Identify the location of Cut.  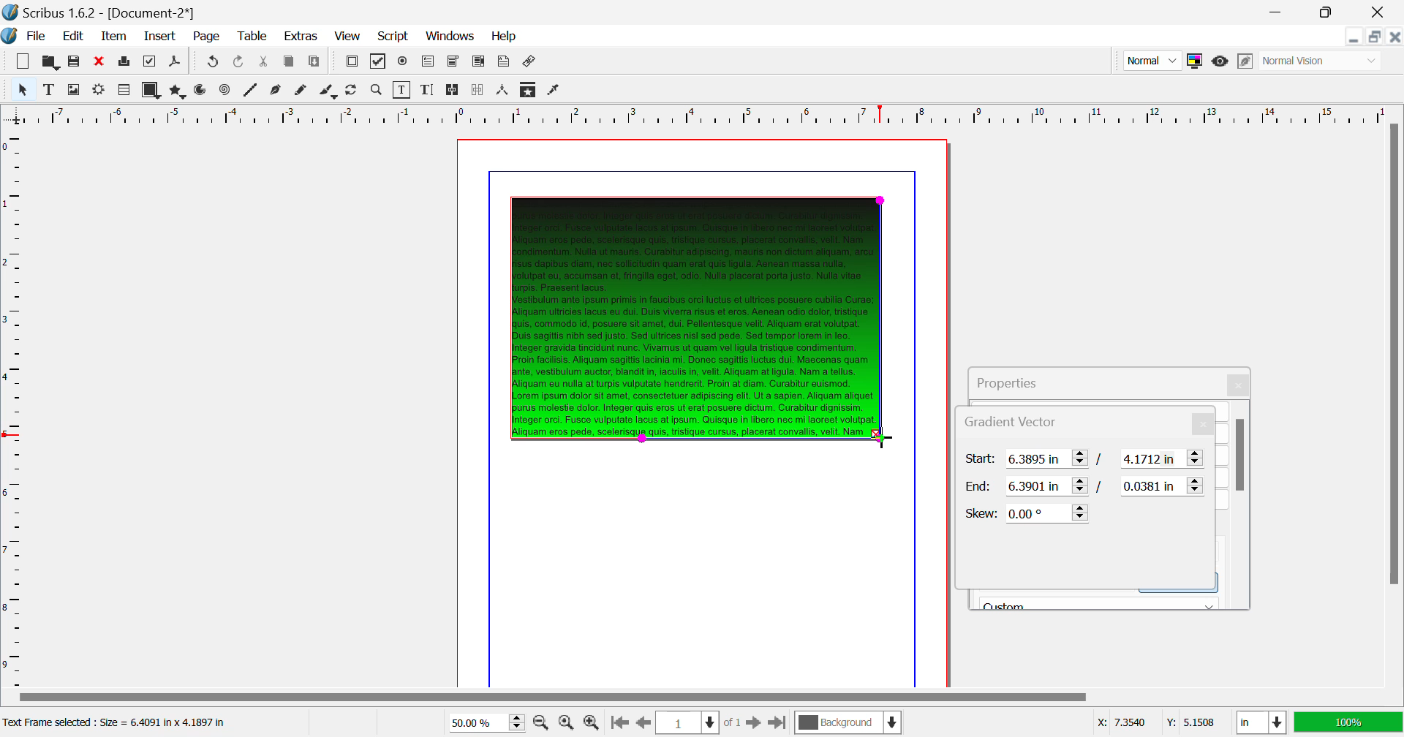
(265, 63).